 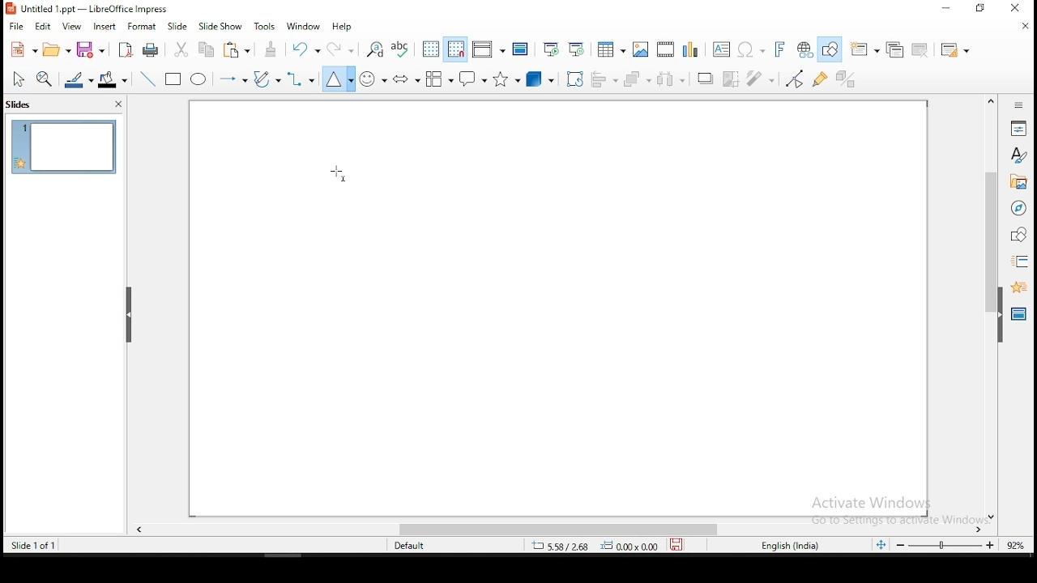 What do you see at coordinates (416, 546) in the screenshot?
I see `Default` at bounding box center [416, 546].